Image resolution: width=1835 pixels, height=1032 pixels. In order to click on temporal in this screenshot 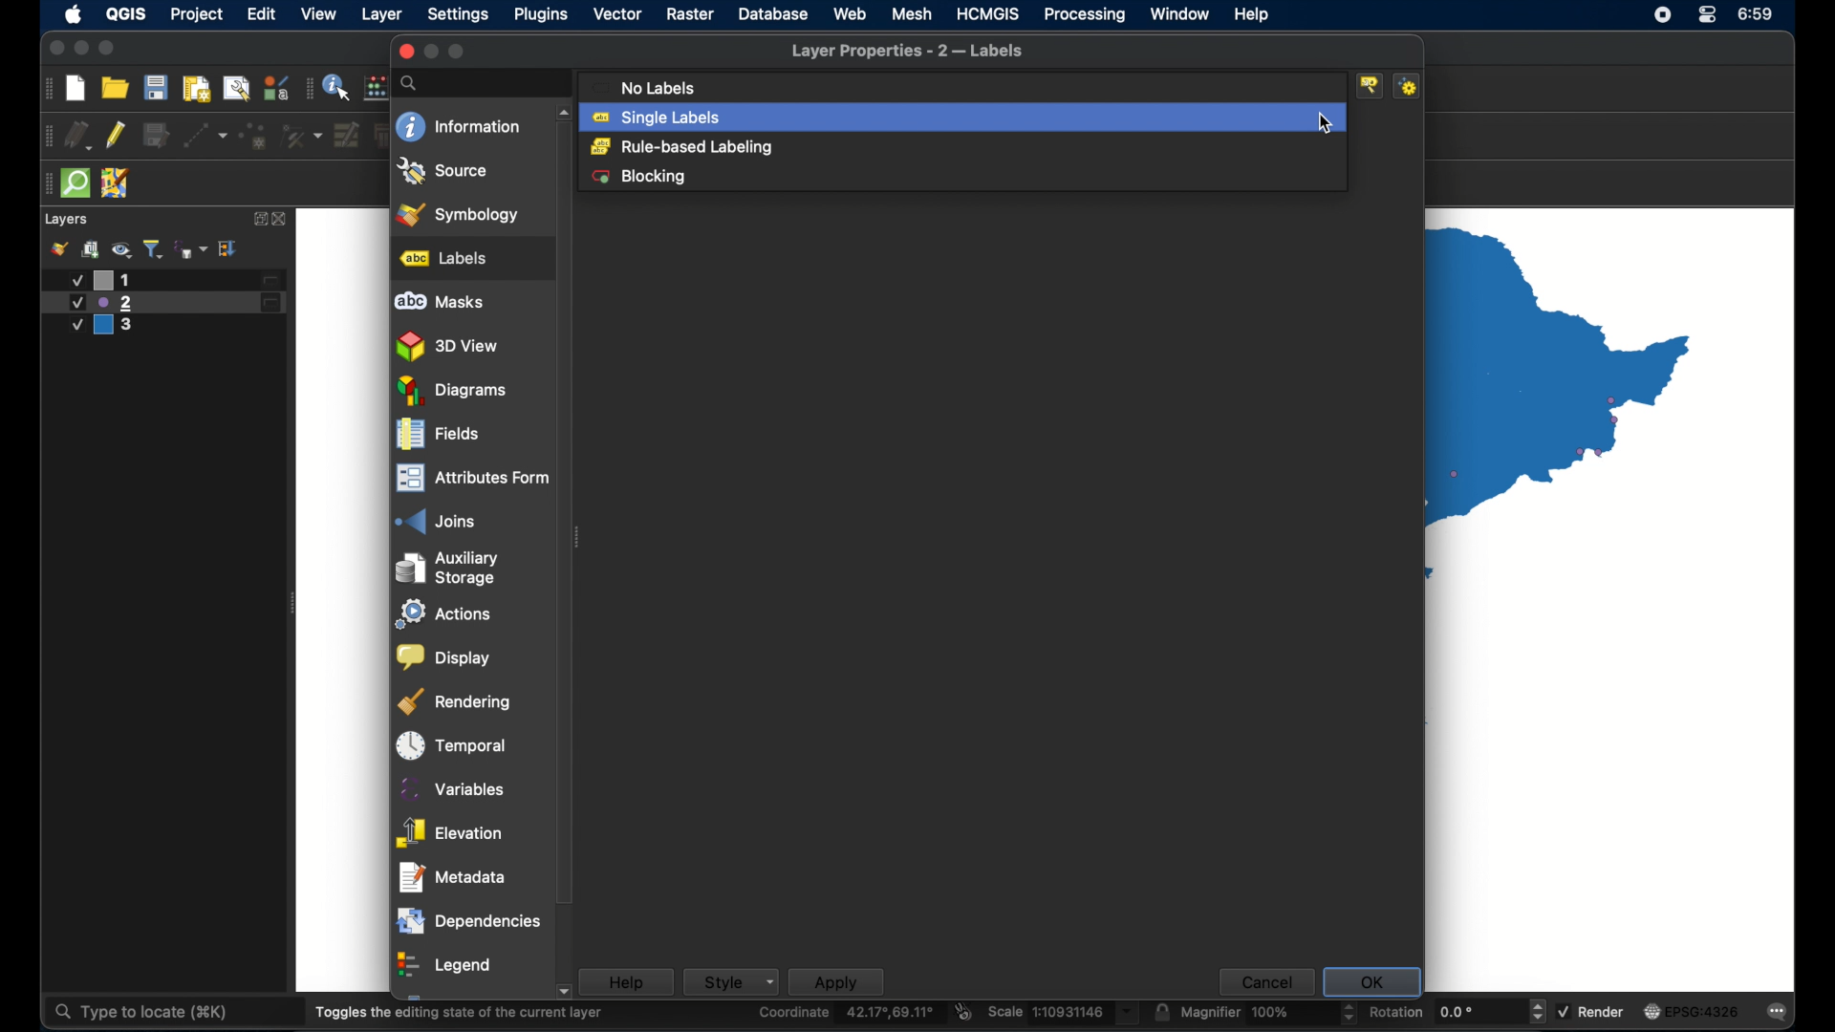, I will do `click(452, 745)`.